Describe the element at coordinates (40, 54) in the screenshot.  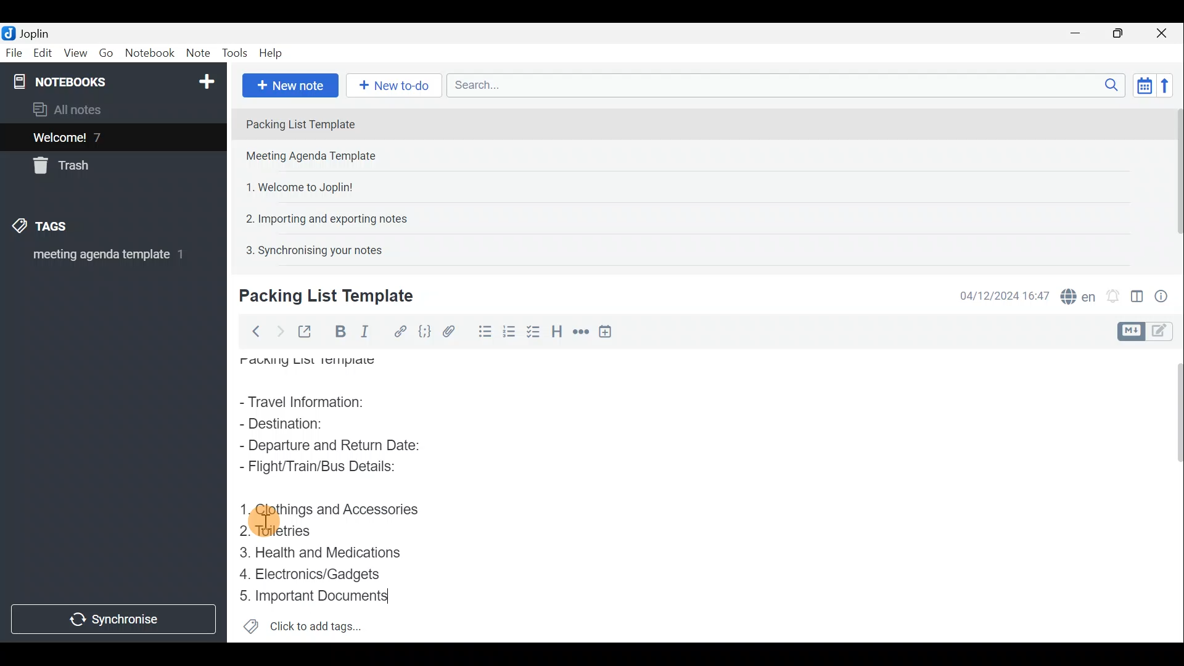
I see `Edit` at that location.